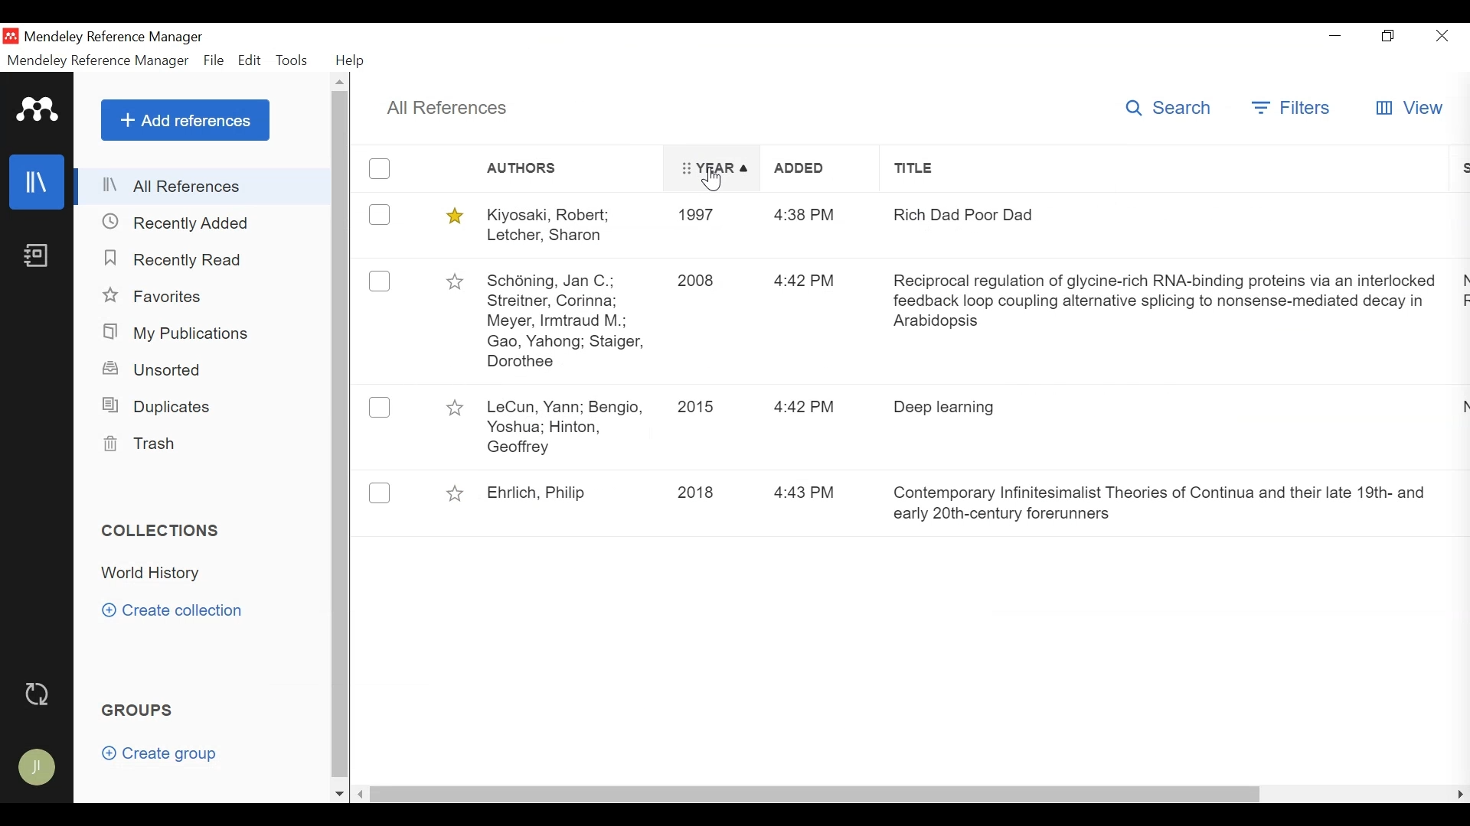 The width and height of the screenshot is (1470, 826). What do you see at coordinates (698, 406) in the screenshot?
I see `2015` at bounding box center [698, 406].